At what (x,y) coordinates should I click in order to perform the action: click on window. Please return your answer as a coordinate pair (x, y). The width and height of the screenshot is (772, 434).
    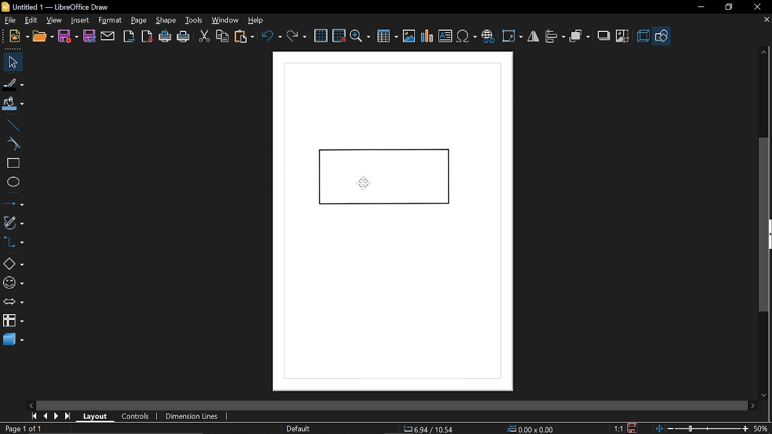
    Looking at the image, I should click on (227, 20).